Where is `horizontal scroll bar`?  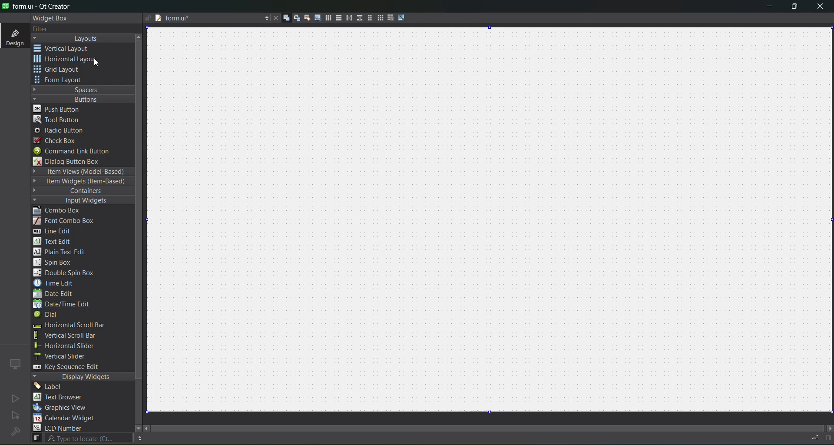 horizontal scroll bar is located at coordinates (68, 326).